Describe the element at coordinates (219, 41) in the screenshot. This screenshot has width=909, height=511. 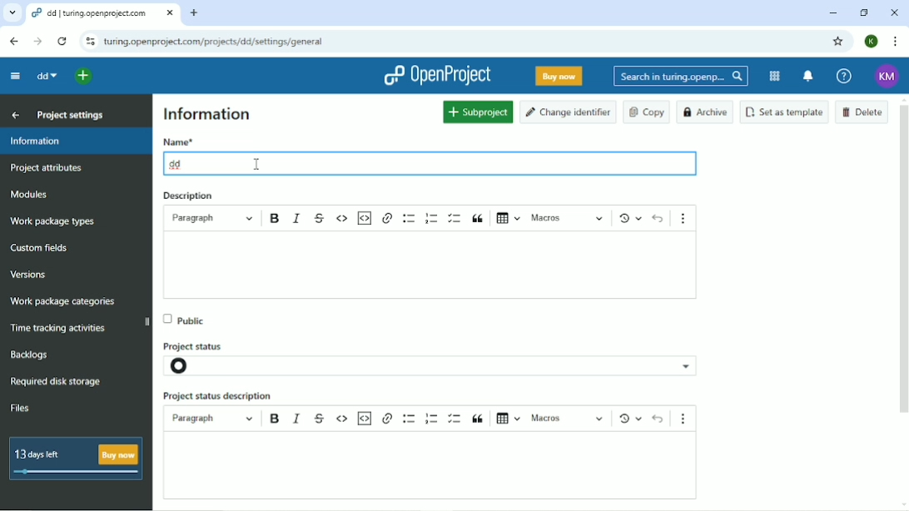
I see `turing.openprojects.com/projects/dd/settings/general` at that location.